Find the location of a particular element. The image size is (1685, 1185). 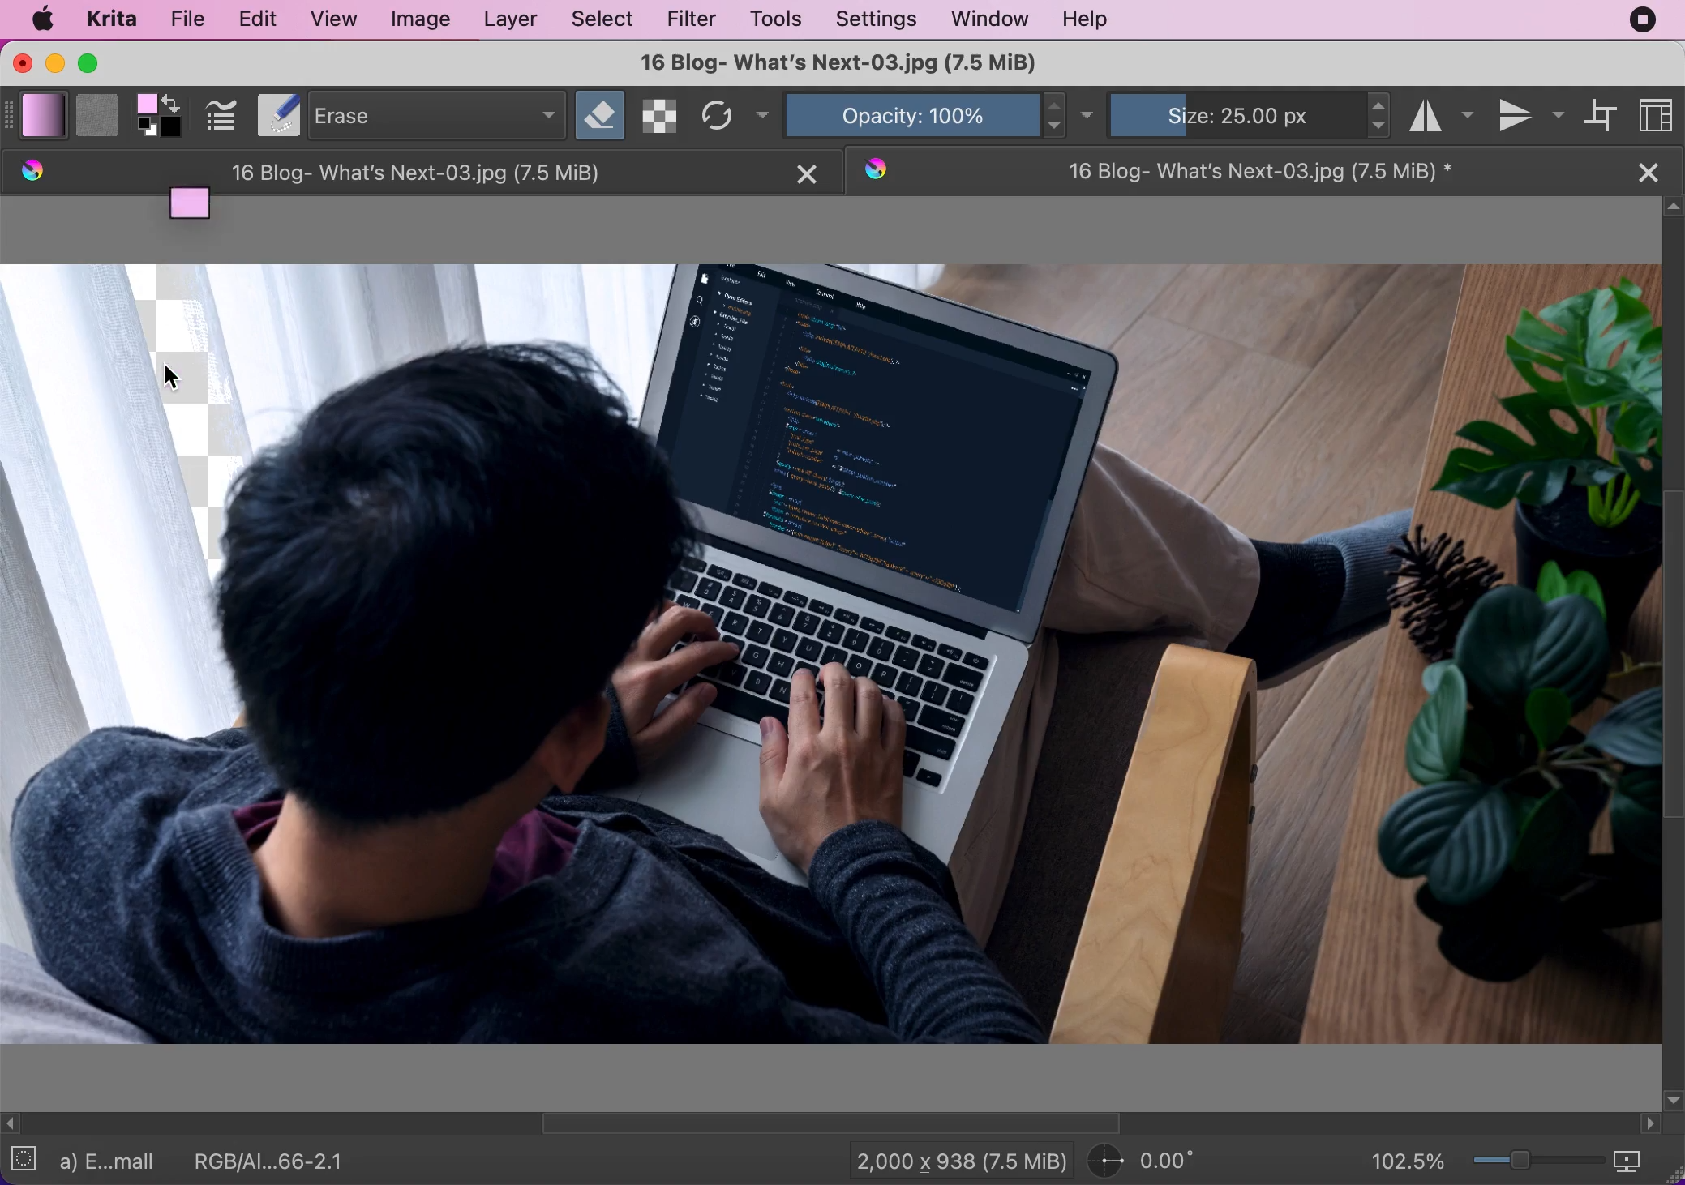

mac logo is located at coordinates (43, 19).